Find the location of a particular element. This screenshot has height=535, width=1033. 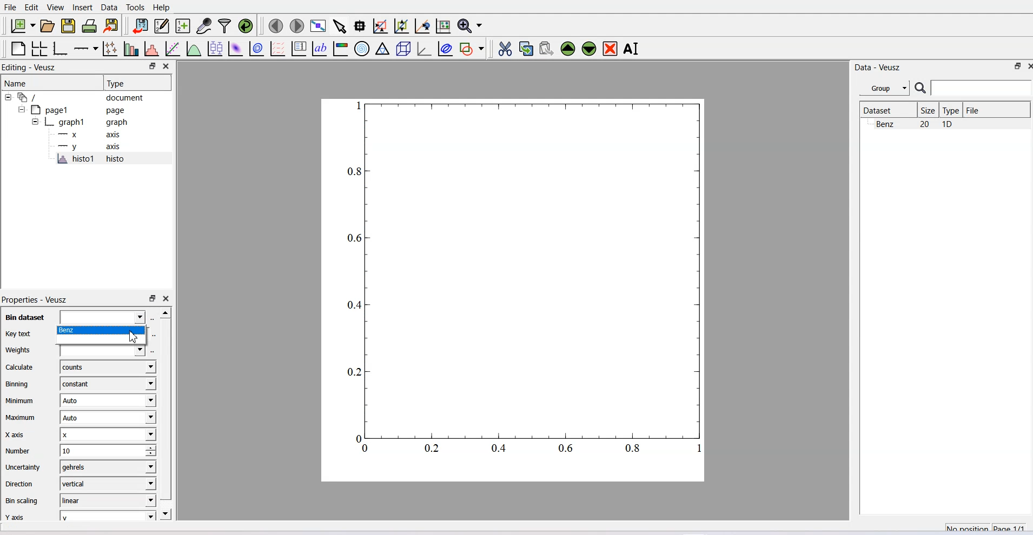

Editing - Veusz is located at coordinates (30, 66).